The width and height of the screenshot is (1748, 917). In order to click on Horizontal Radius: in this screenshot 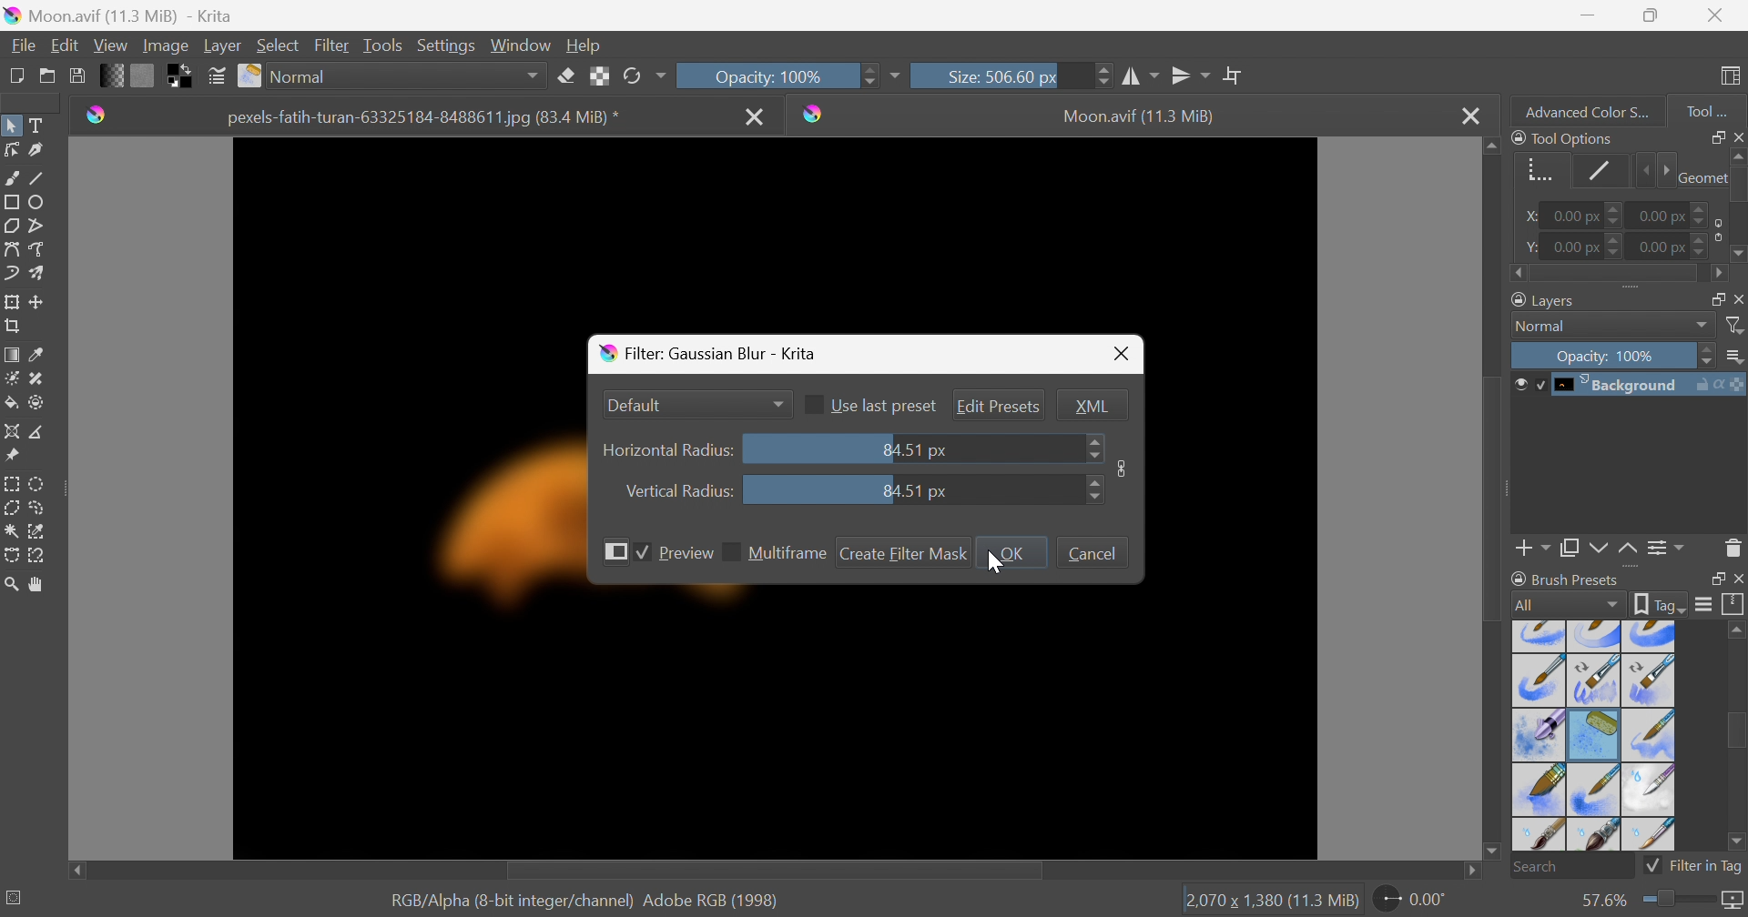, I will do `click(669, 451)`.